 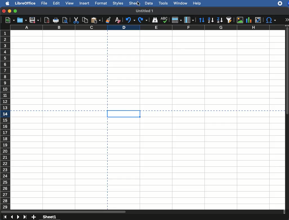 What do you see at coordinates (287, 19) in the screenshot?
I see `expand` at bounding box center [287, 19].